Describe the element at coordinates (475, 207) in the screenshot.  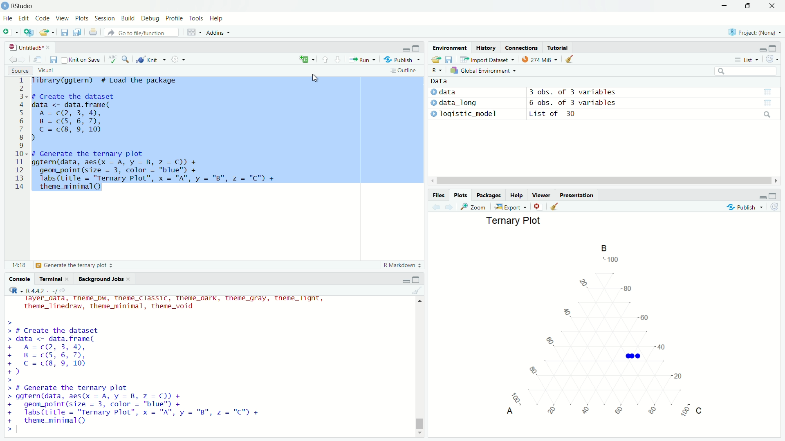
I see `zoom` at that location.